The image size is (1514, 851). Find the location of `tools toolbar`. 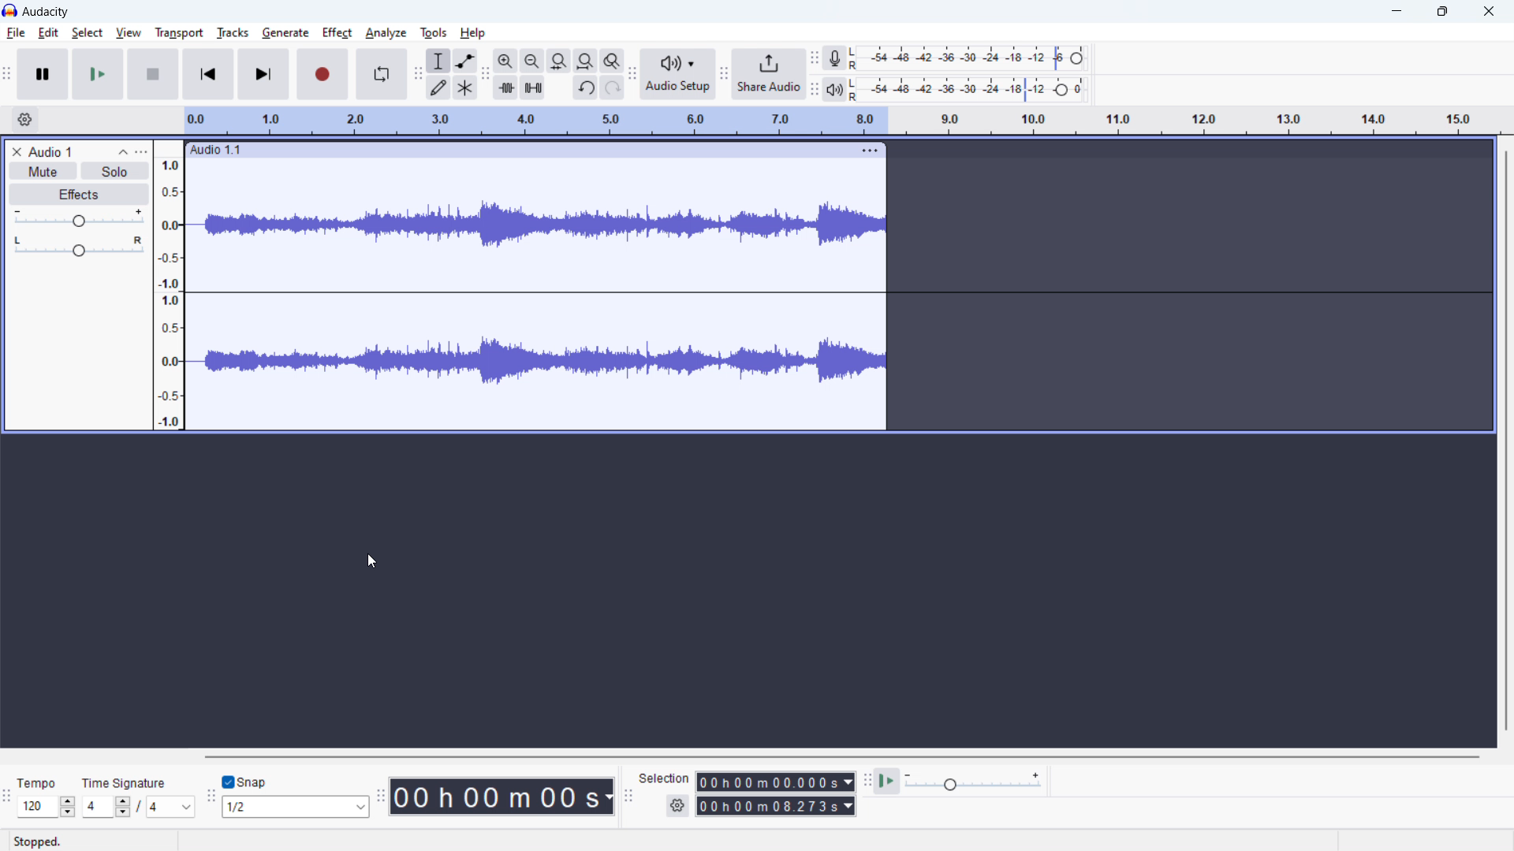

tools toolbar is located at coordinates (417, 73).